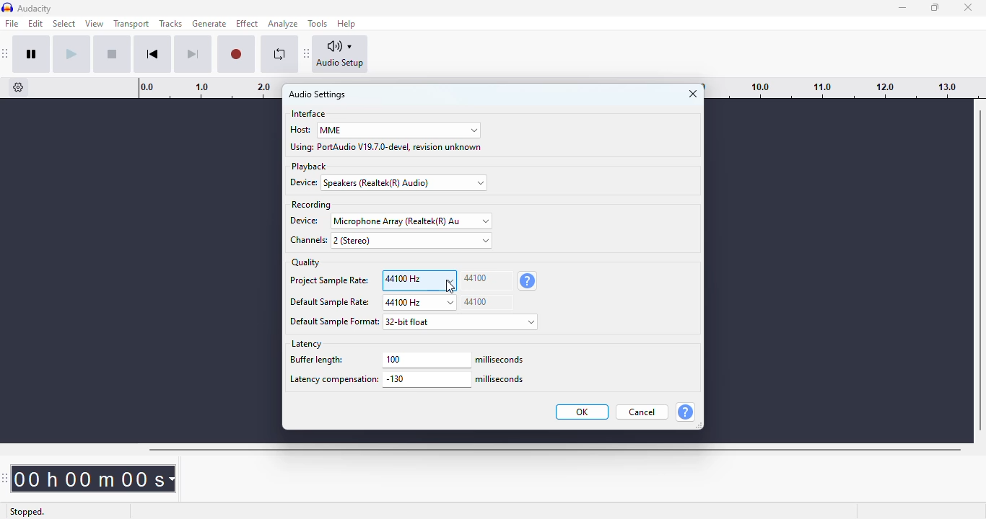 The width and height of the screenshot is (986, 519). Describe the element at coordinates (398, 130) in the screenshot. I see `select host` at that location.